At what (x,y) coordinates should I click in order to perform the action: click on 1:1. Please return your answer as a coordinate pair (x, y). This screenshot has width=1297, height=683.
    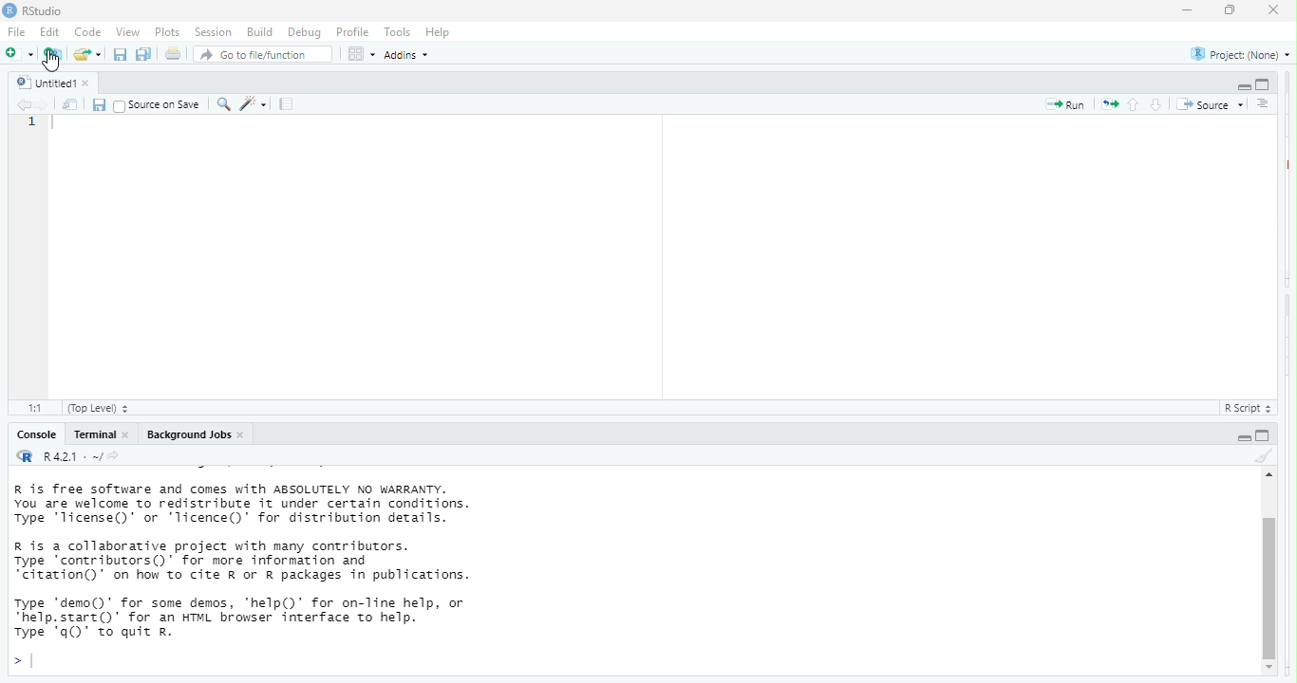
    Looking at the image, I should click on (32, 407).